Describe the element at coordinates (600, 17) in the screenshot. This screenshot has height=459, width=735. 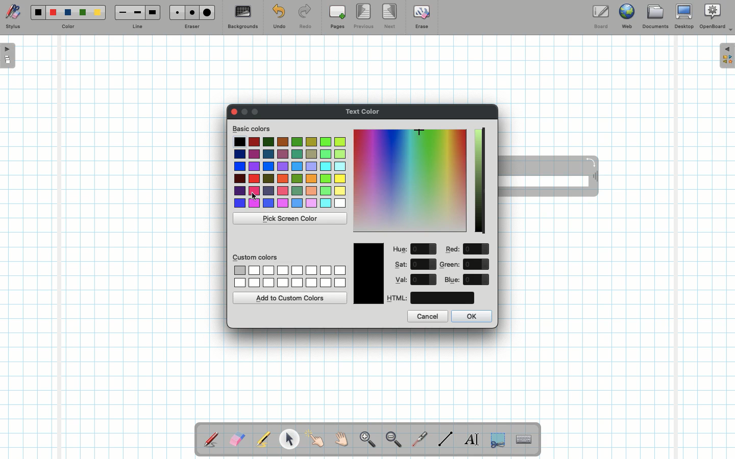
I see `Board` at that location.